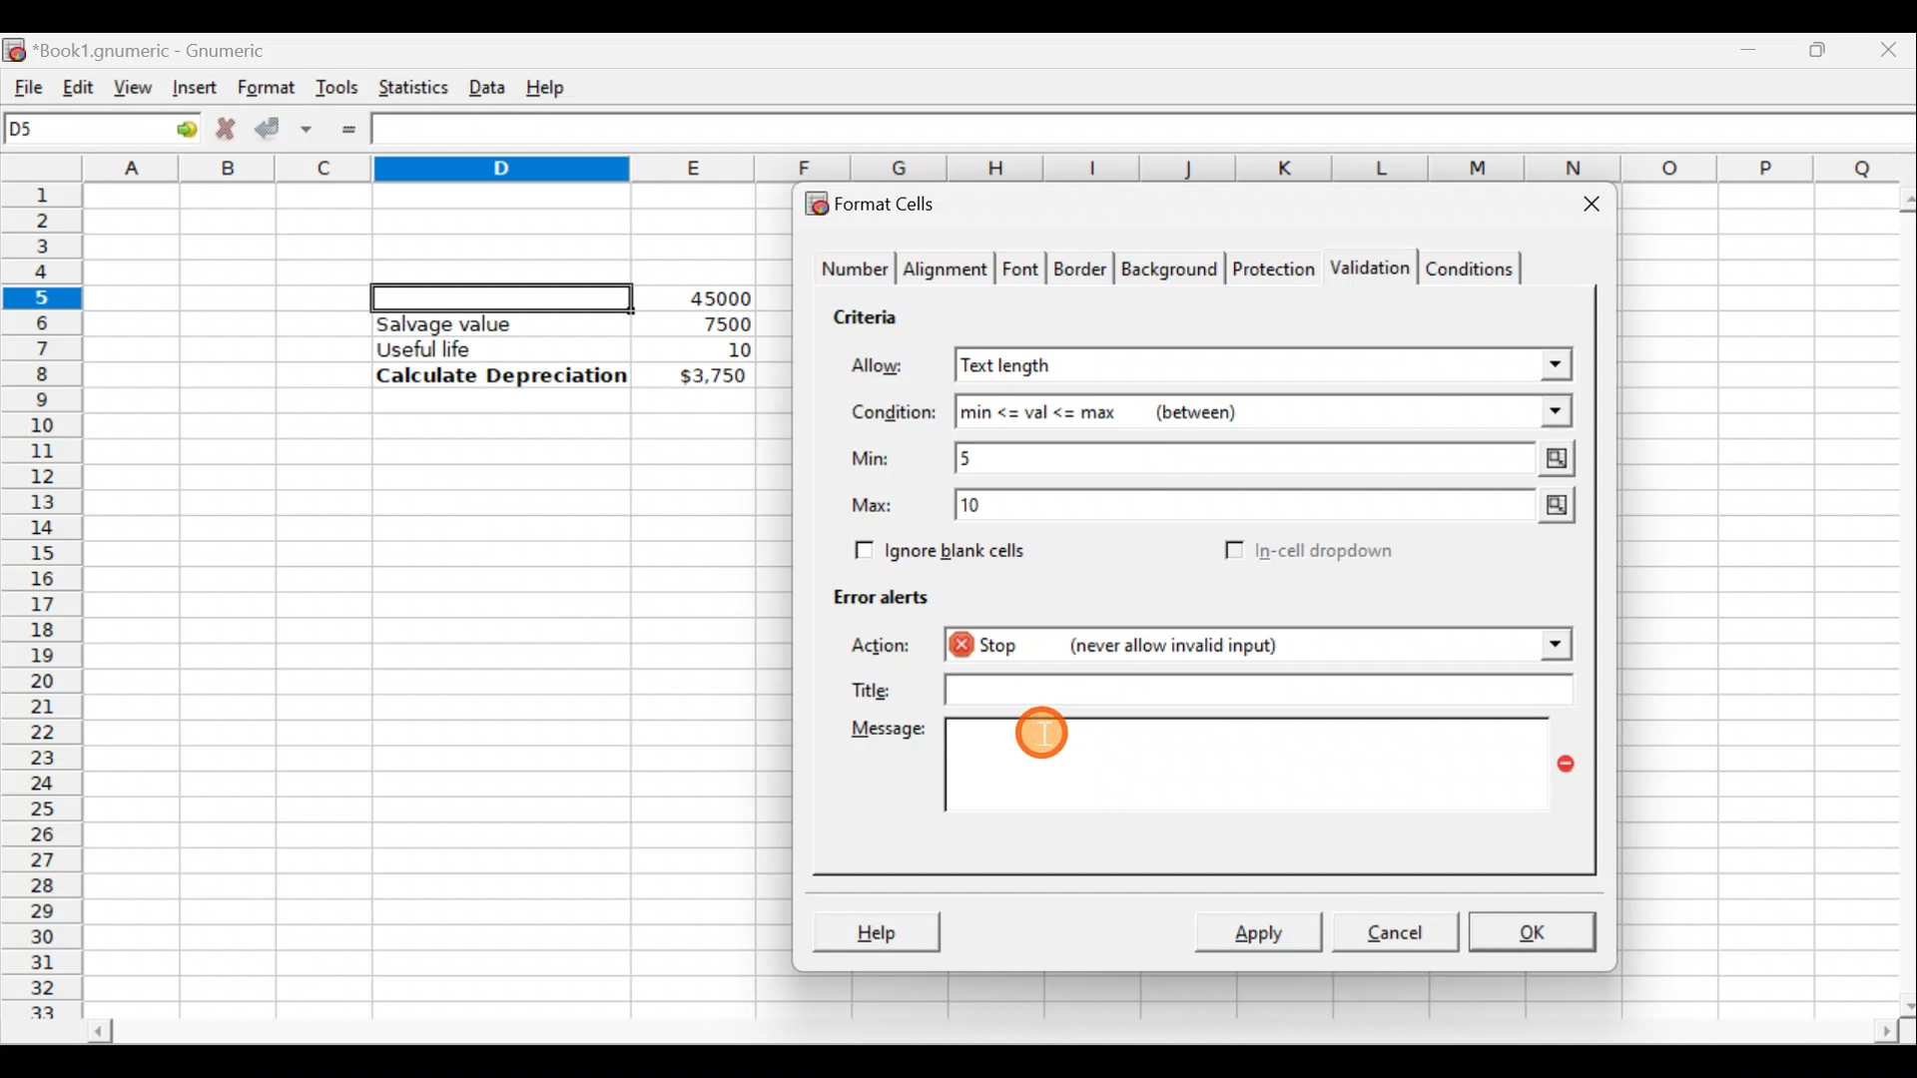 The image size is (1917, 1078). I want to click on Maximize, so click(1822, 46).